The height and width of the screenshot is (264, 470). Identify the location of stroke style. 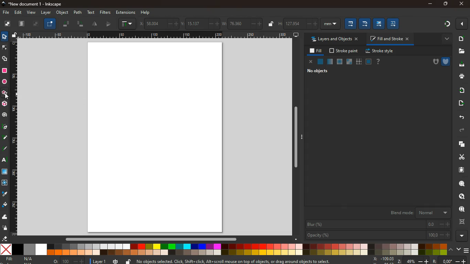
(381, 51).